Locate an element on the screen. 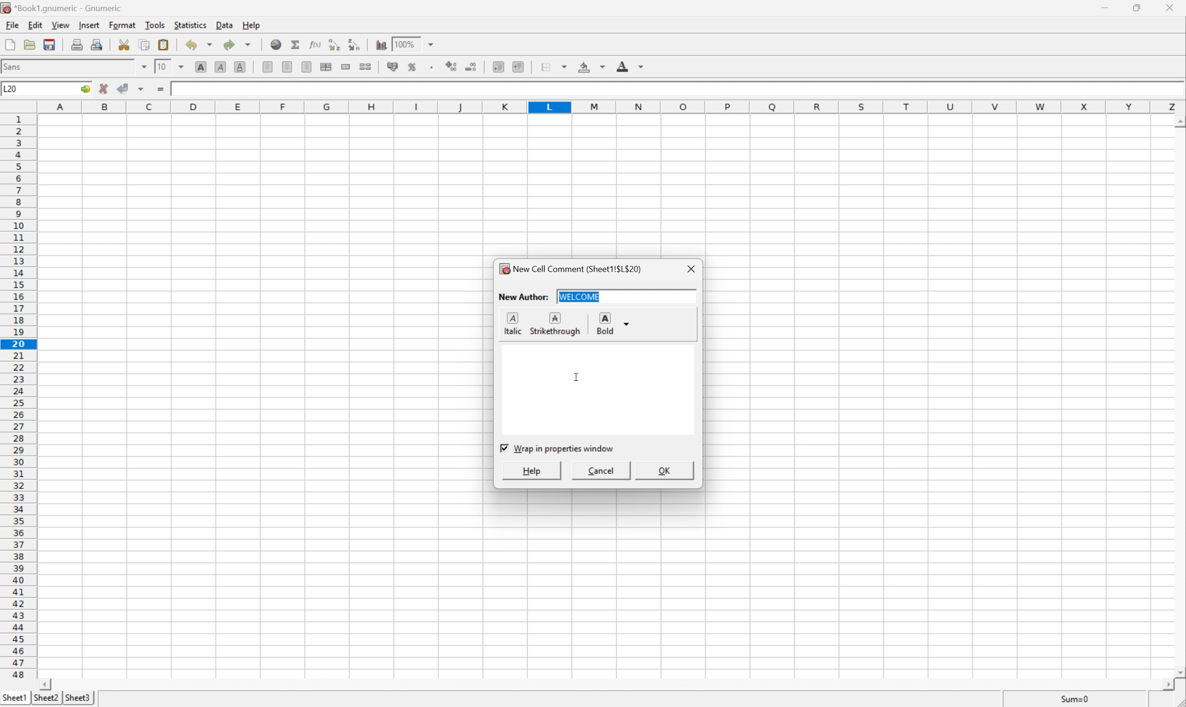  Sort the selected region in descending order based on the first column selected is located at coordinates (354, 43).